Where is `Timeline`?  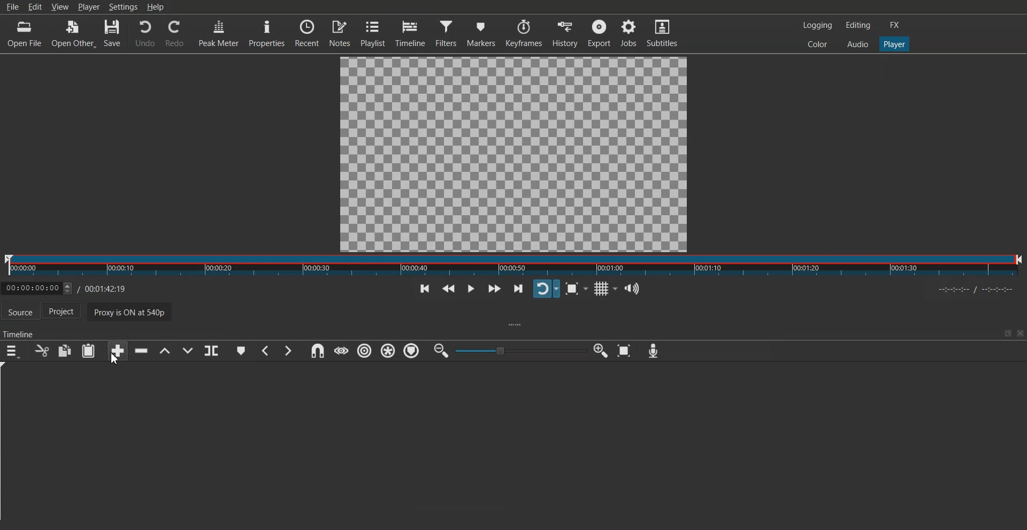 Timeline is located at coordinates (410, 33).